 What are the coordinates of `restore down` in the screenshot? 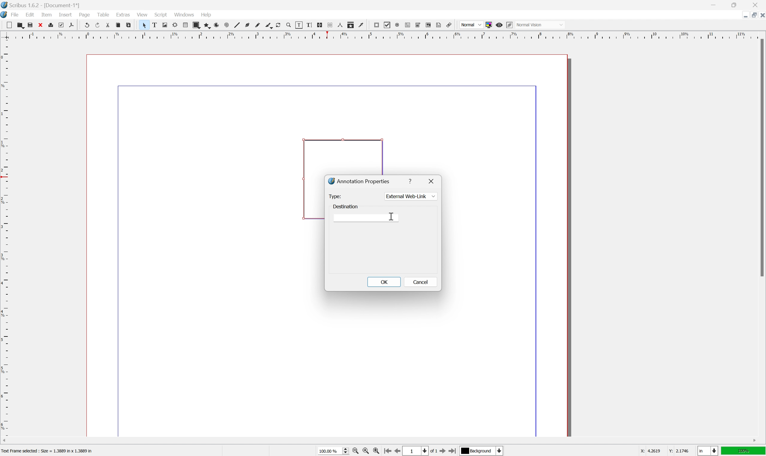 It's located at (751, 15).